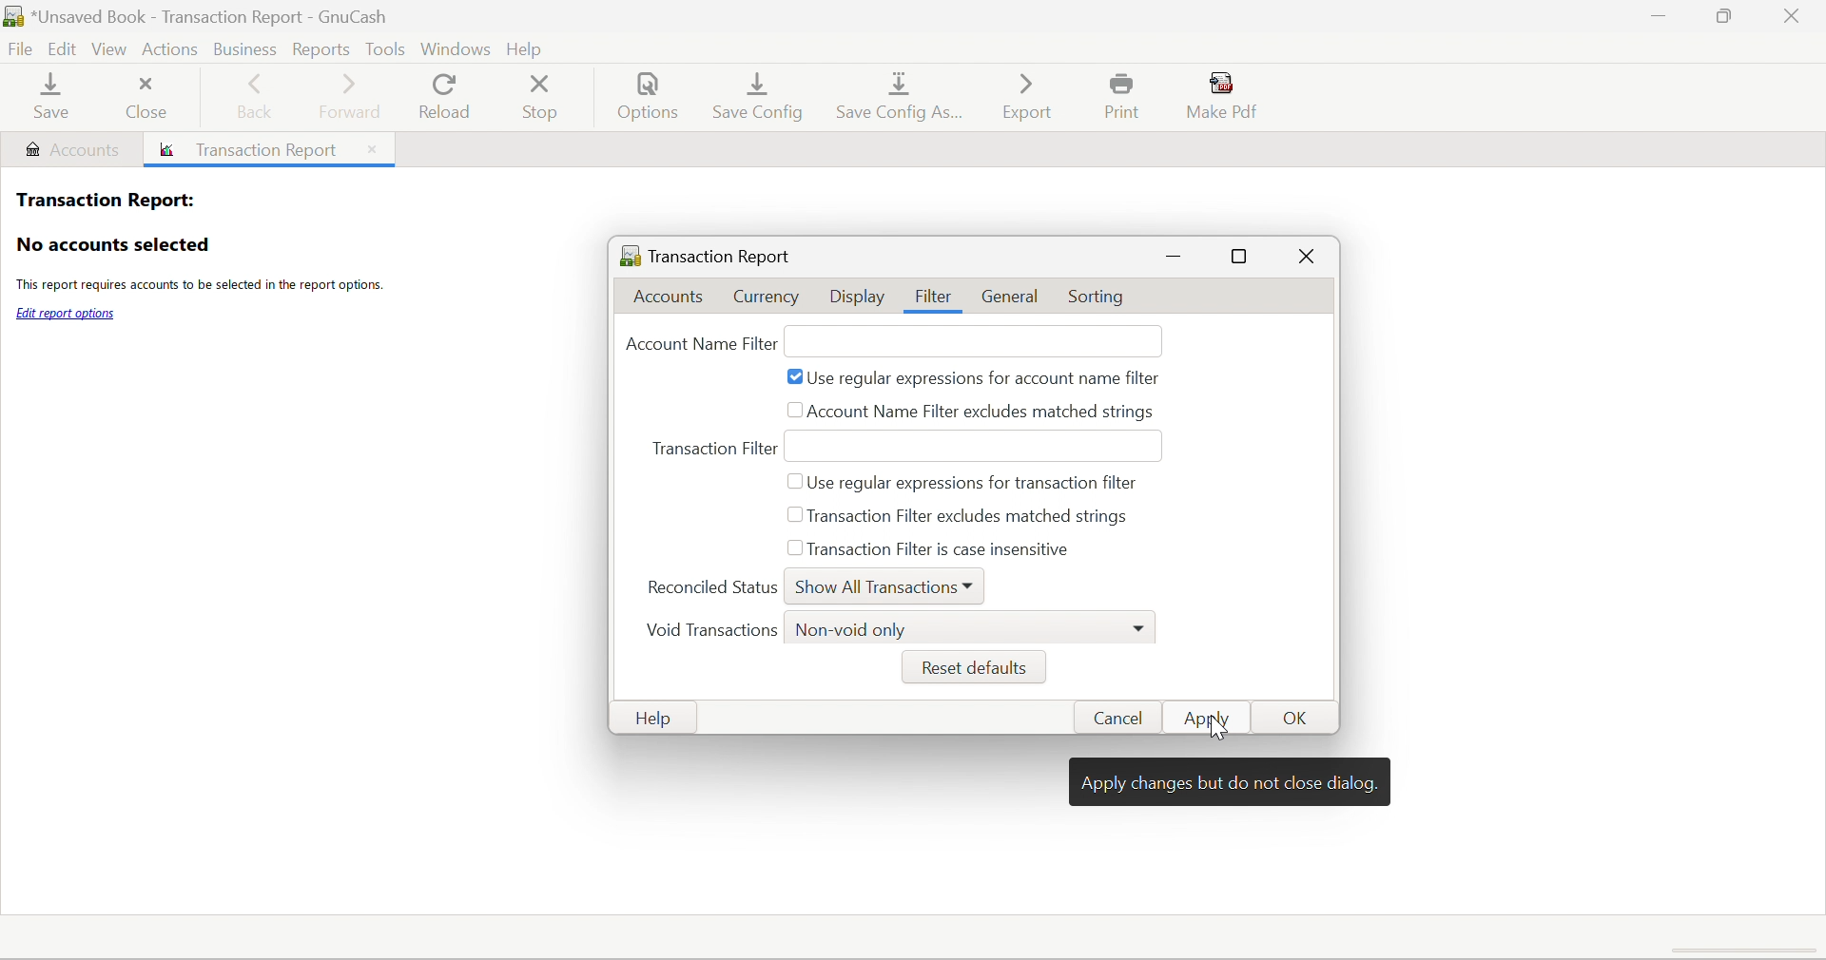 The width and height of the screenshot is (1826, 960). What do you see at coordinates (254, 151) in the screenshot?
I see `Transaction report` at bounding box center [254, 151].